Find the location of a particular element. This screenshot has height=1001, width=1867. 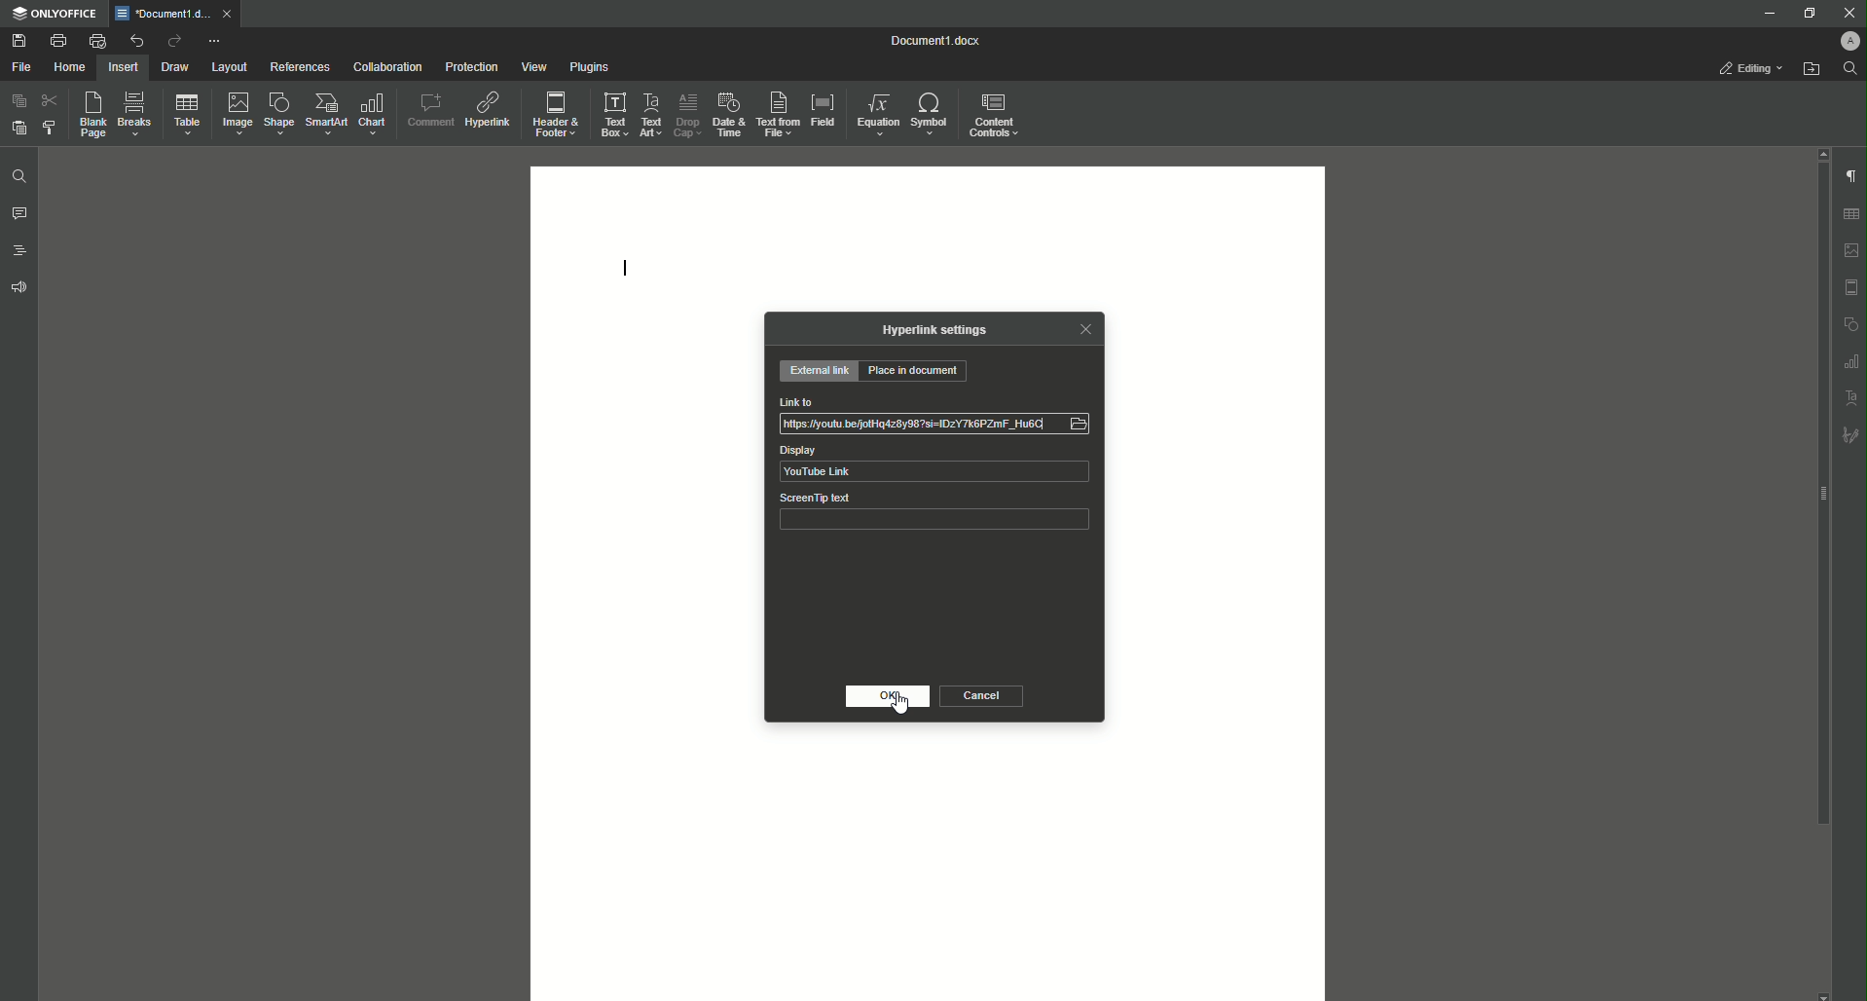

Link to is located at coordinates (796, 400).